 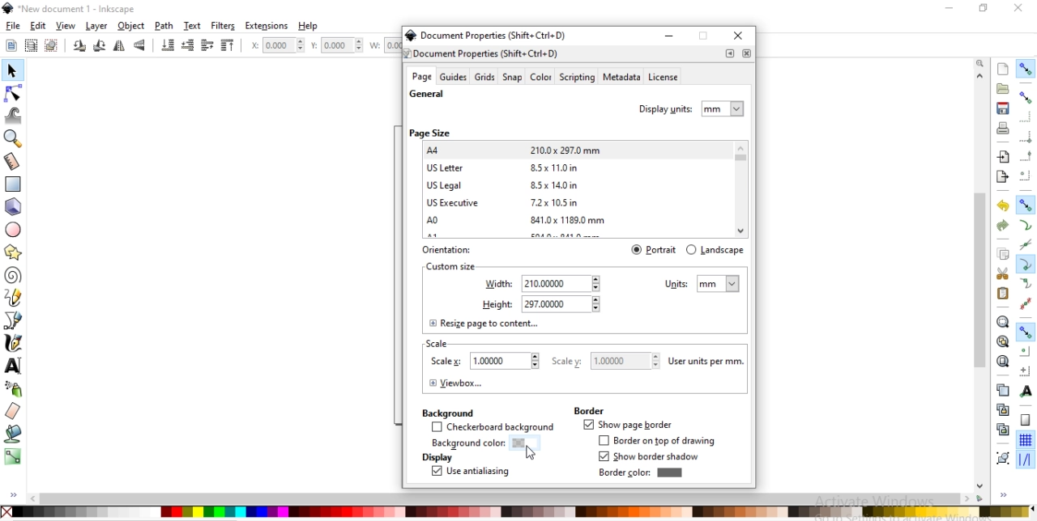 What do you see at coordinates (487, 361) in the screenshot?
I see `scale X` at bounding box center [487, 361].